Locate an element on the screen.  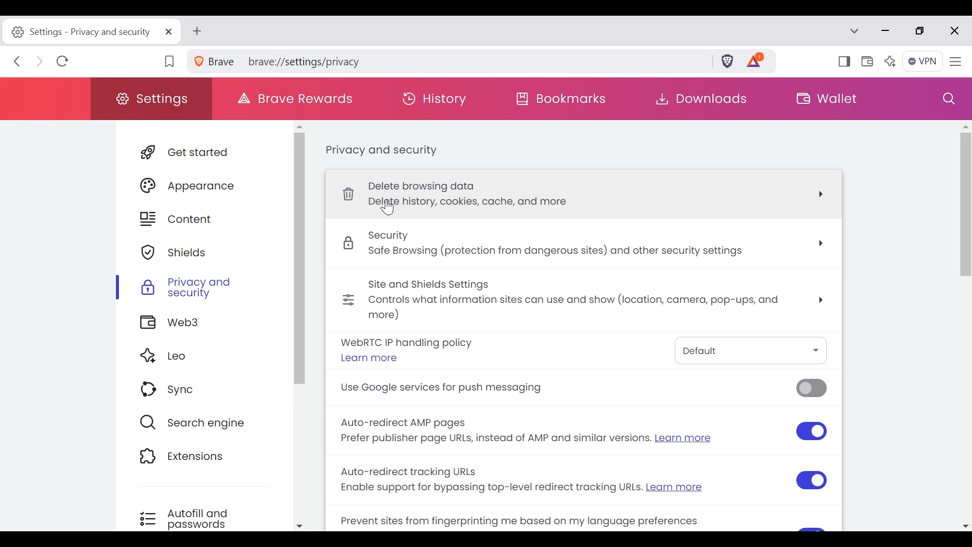
VPN is located at coordinates (922, 62).